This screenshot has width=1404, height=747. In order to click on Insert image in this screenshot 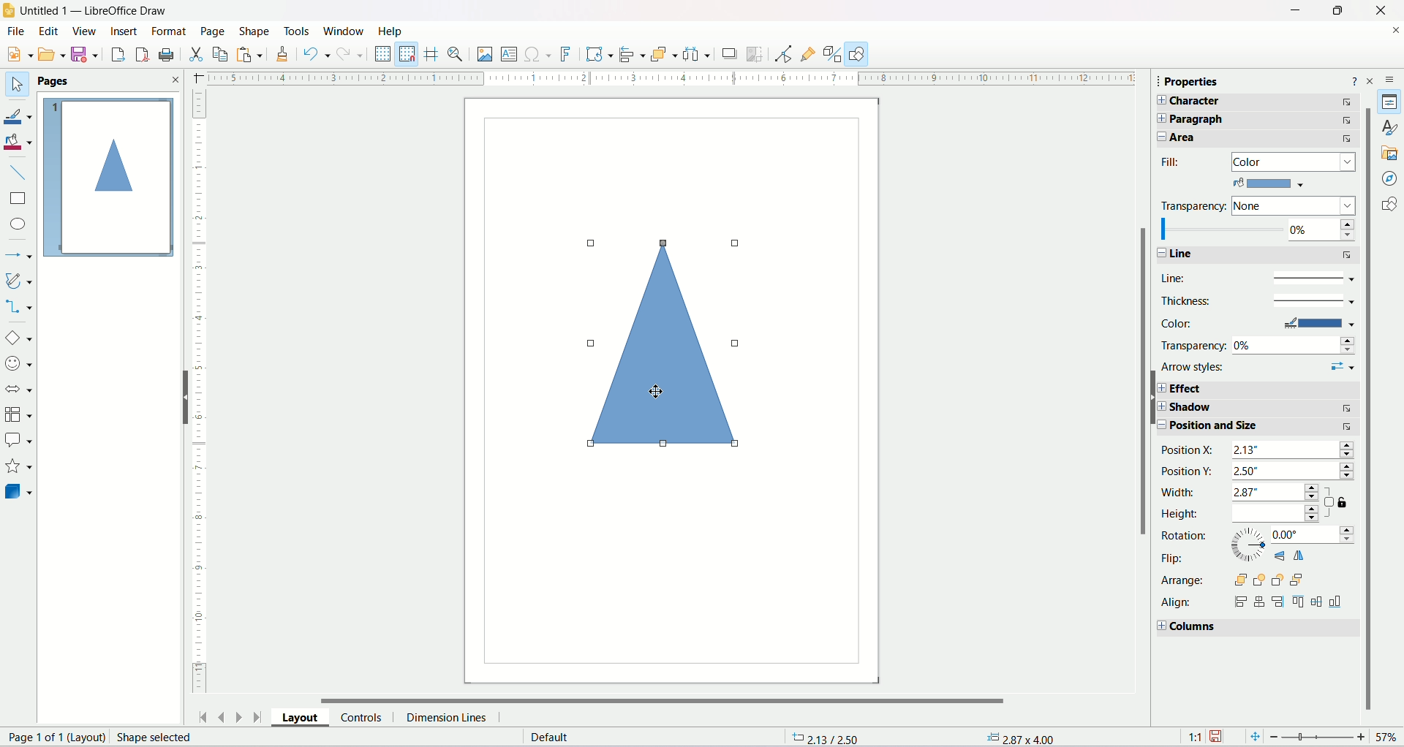, I will do `click(484, 53)`.